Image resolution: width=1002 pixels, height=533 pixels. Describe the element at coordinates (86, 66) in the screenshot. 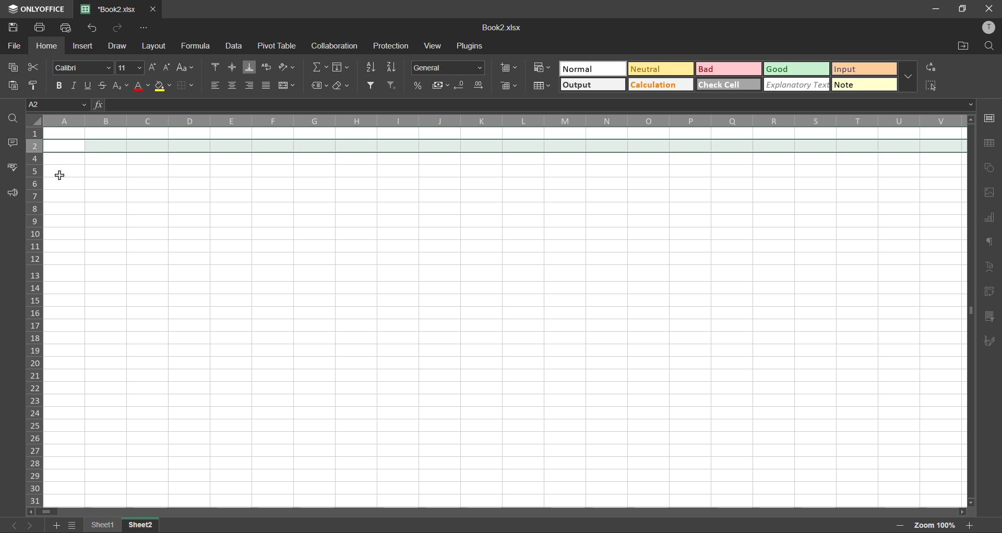

I see `font style` at that location.